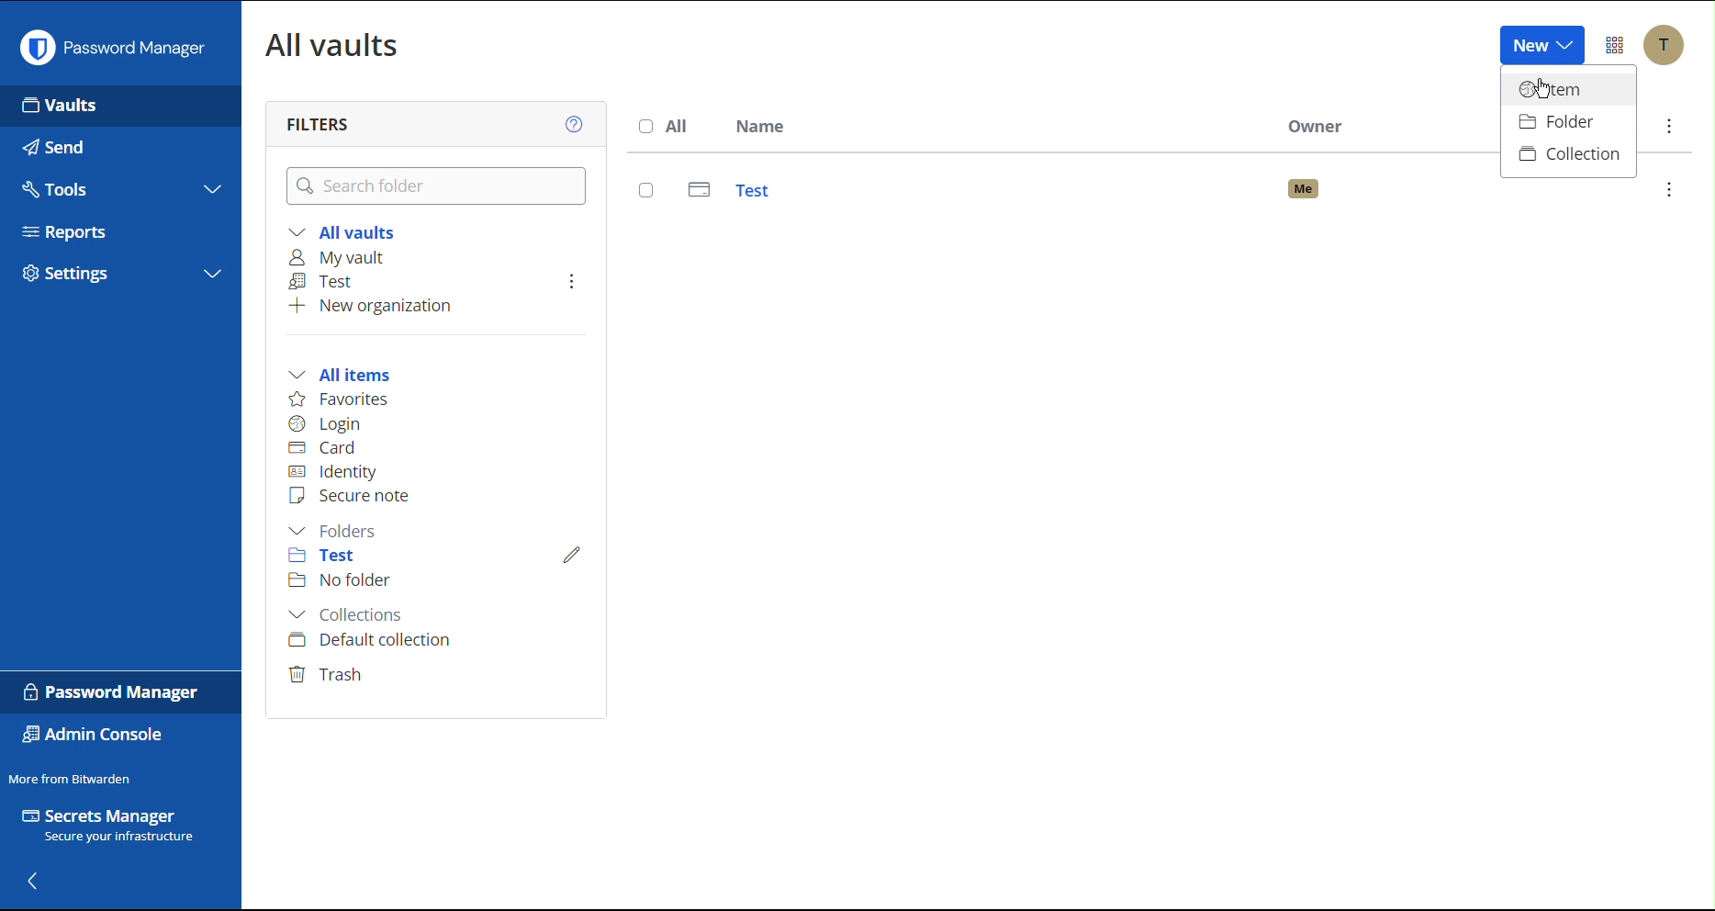 This screenshot has height=911, width=1715. I want to click on More from Bitwarden, so click(73, 775).